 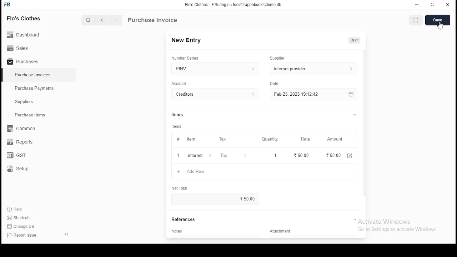 What do you see at coordinates (356, 115) in the screenshot?
I see `tab` at bounding box center [356, 115].